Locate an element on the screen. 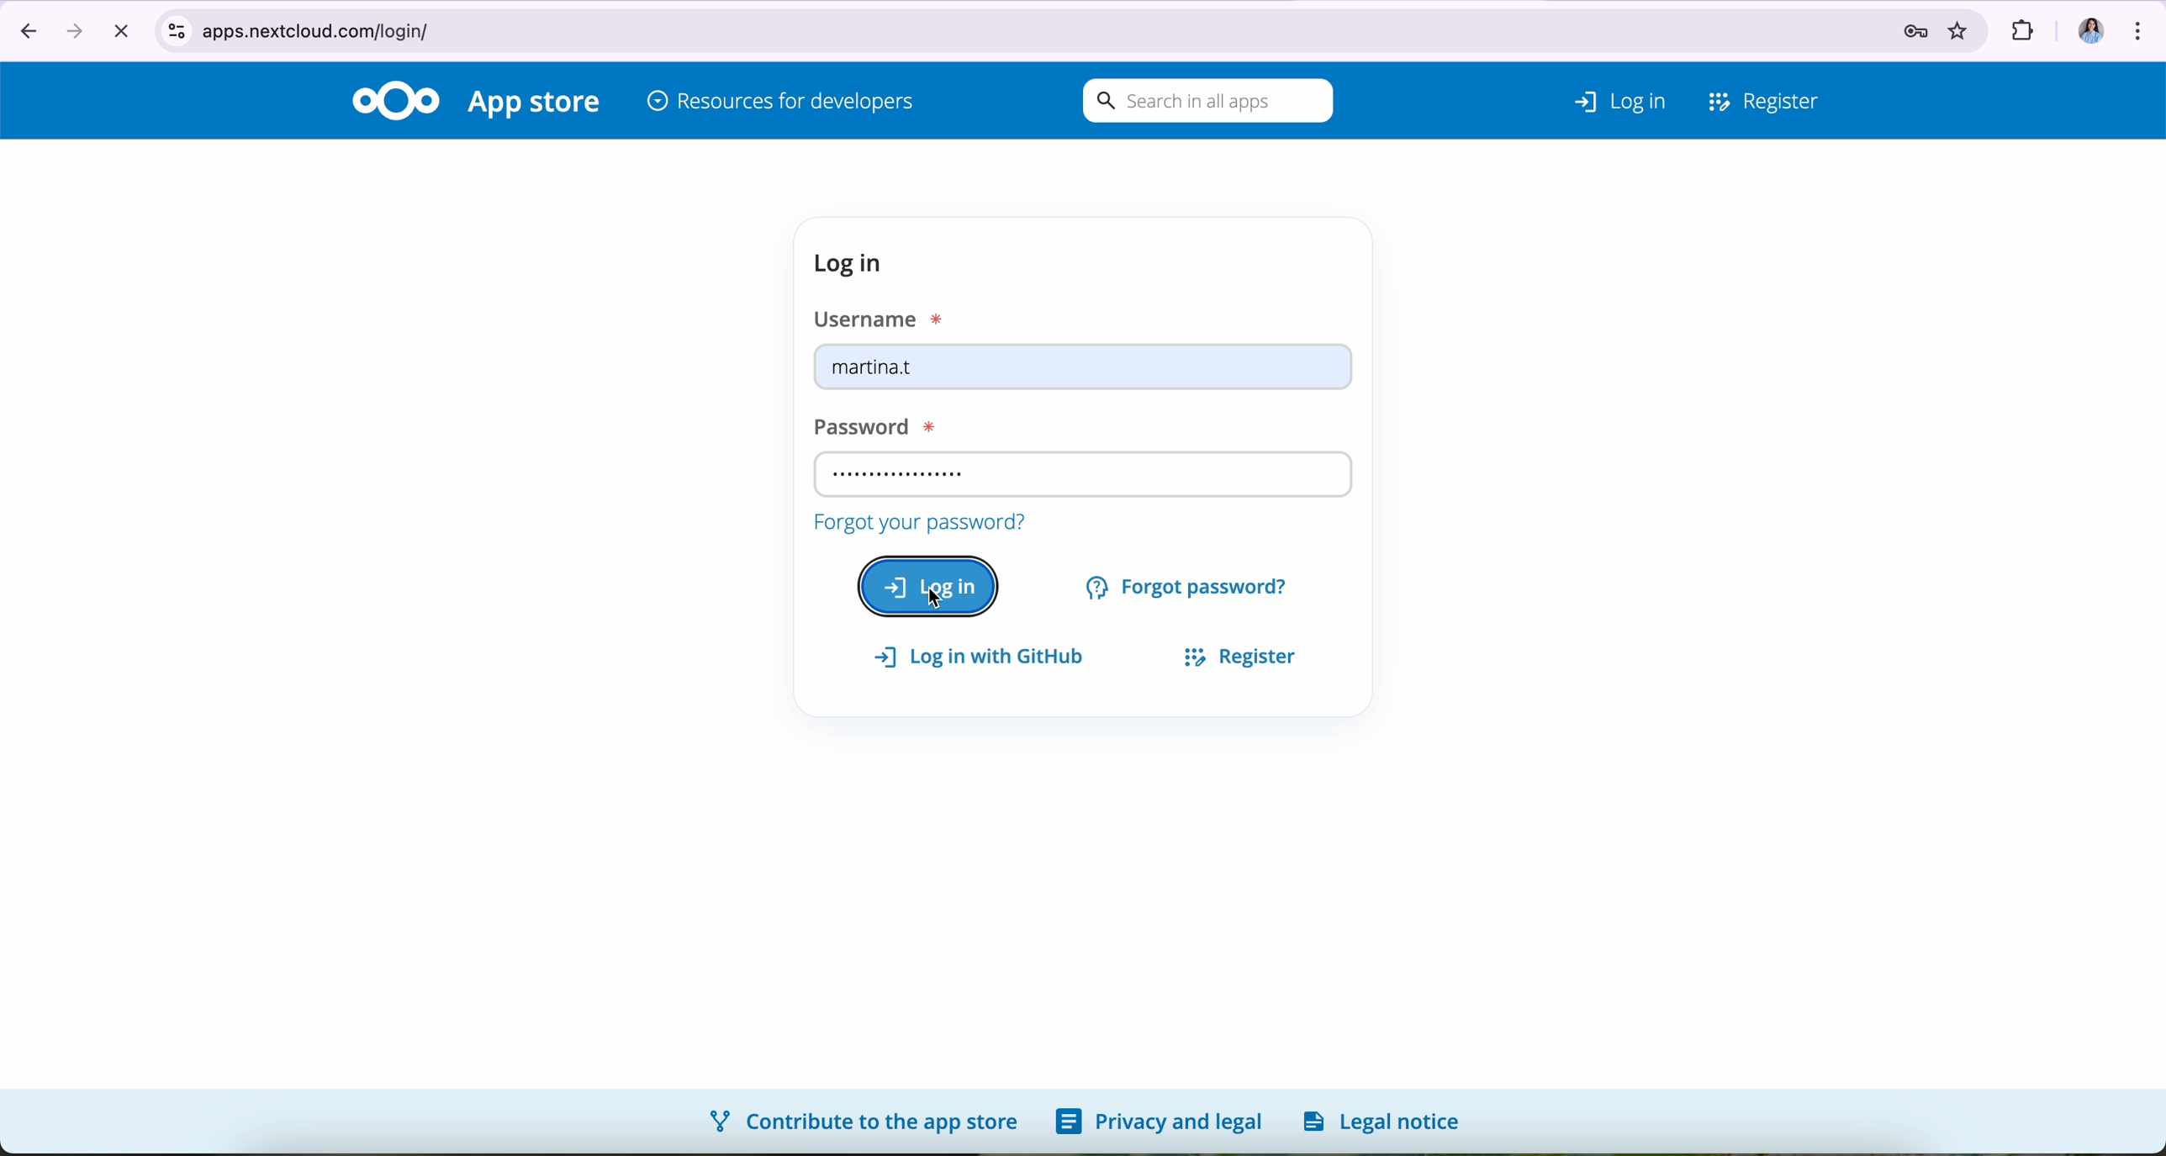  password  is located at coordinates (868, 423).